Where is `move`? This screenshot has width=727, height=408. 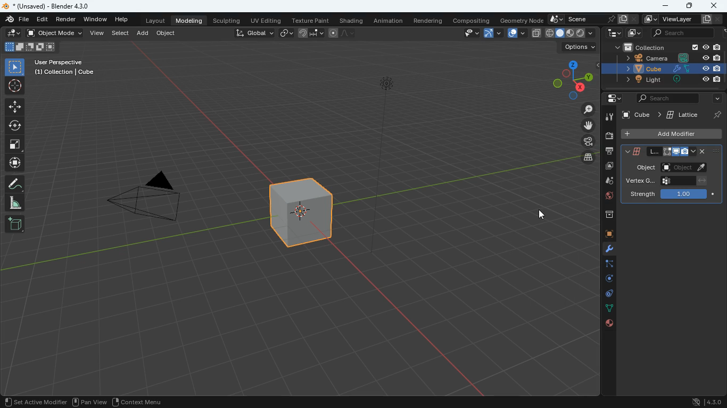
move is located at coordinates (15, 106).